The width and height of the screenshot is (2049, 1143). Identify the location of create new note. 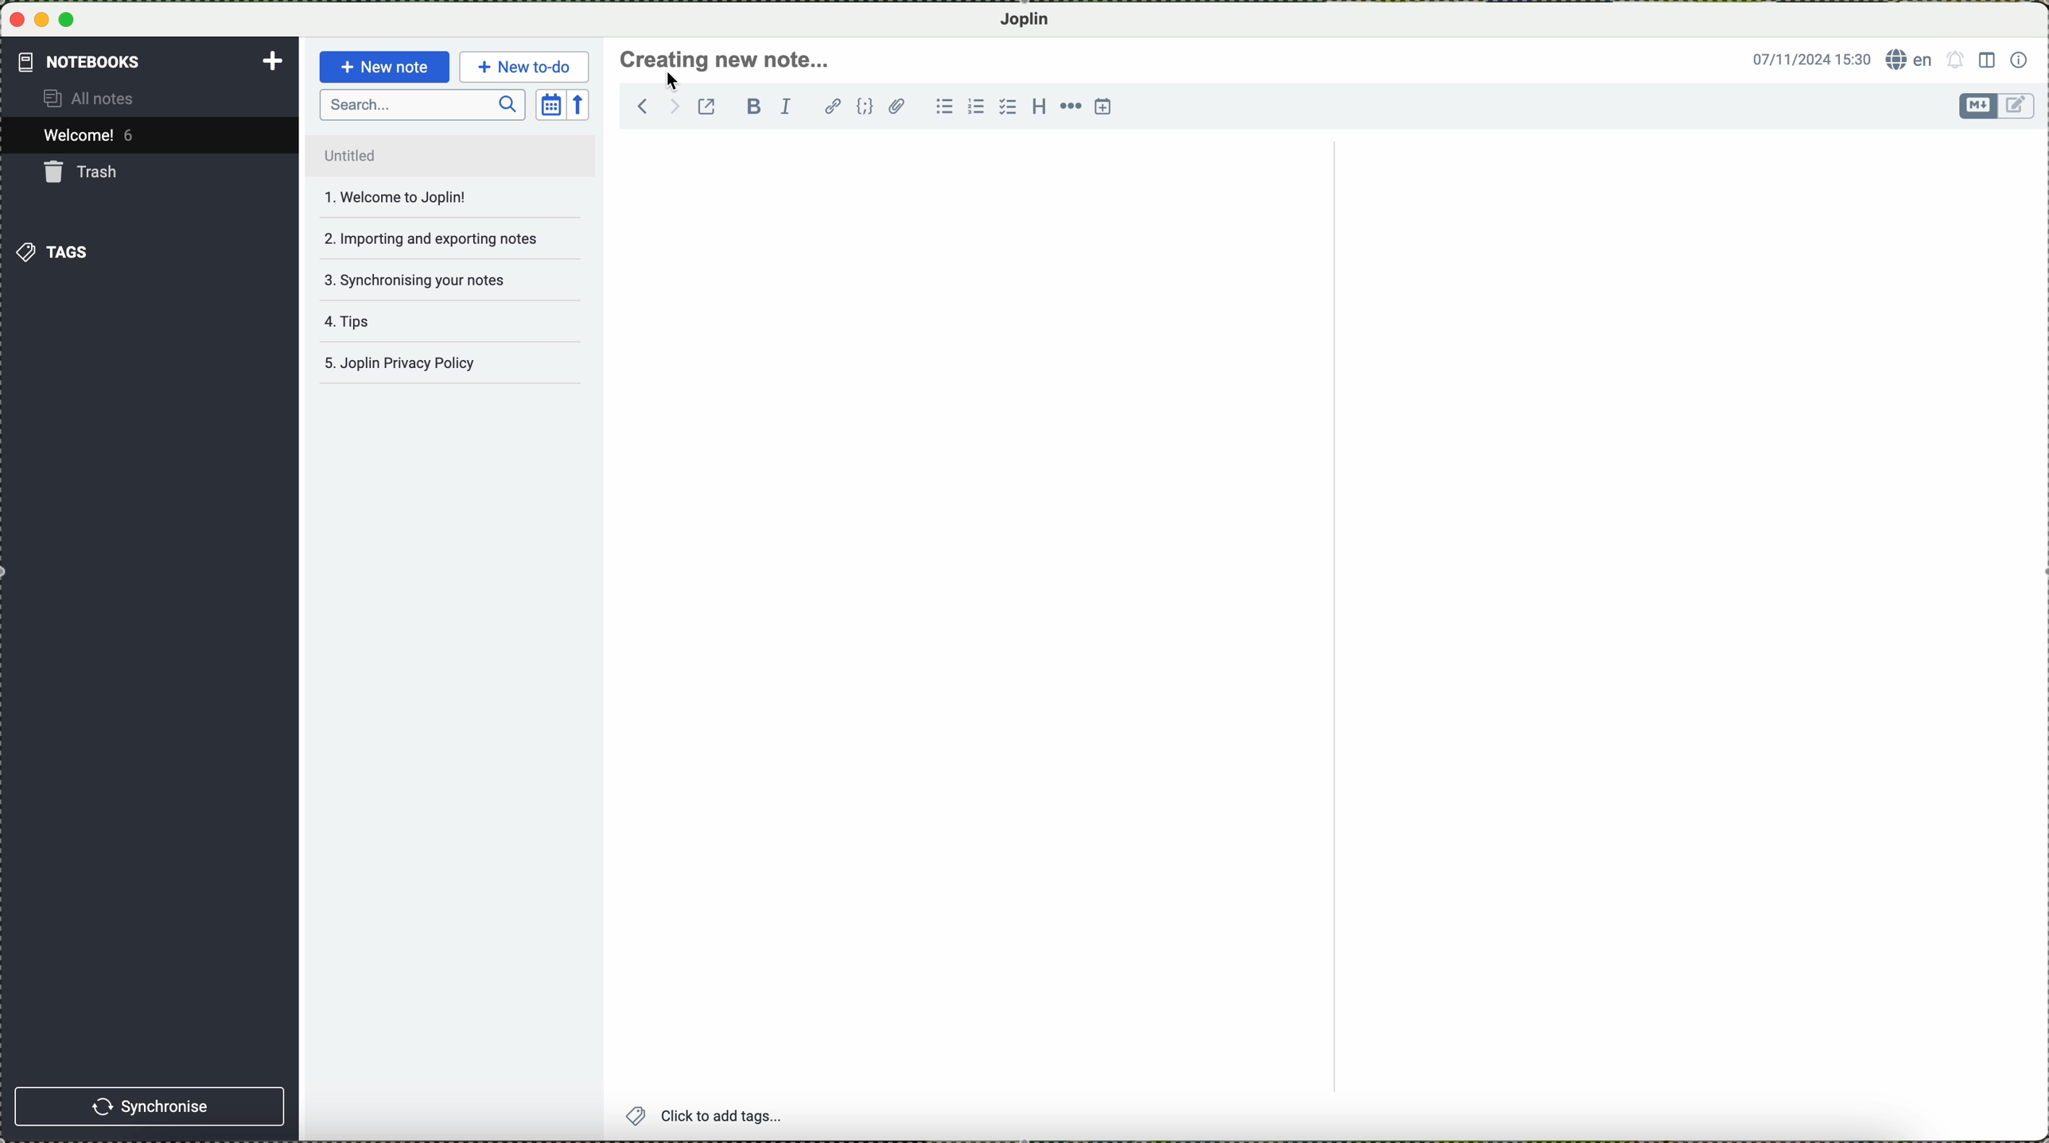
(726, 56).